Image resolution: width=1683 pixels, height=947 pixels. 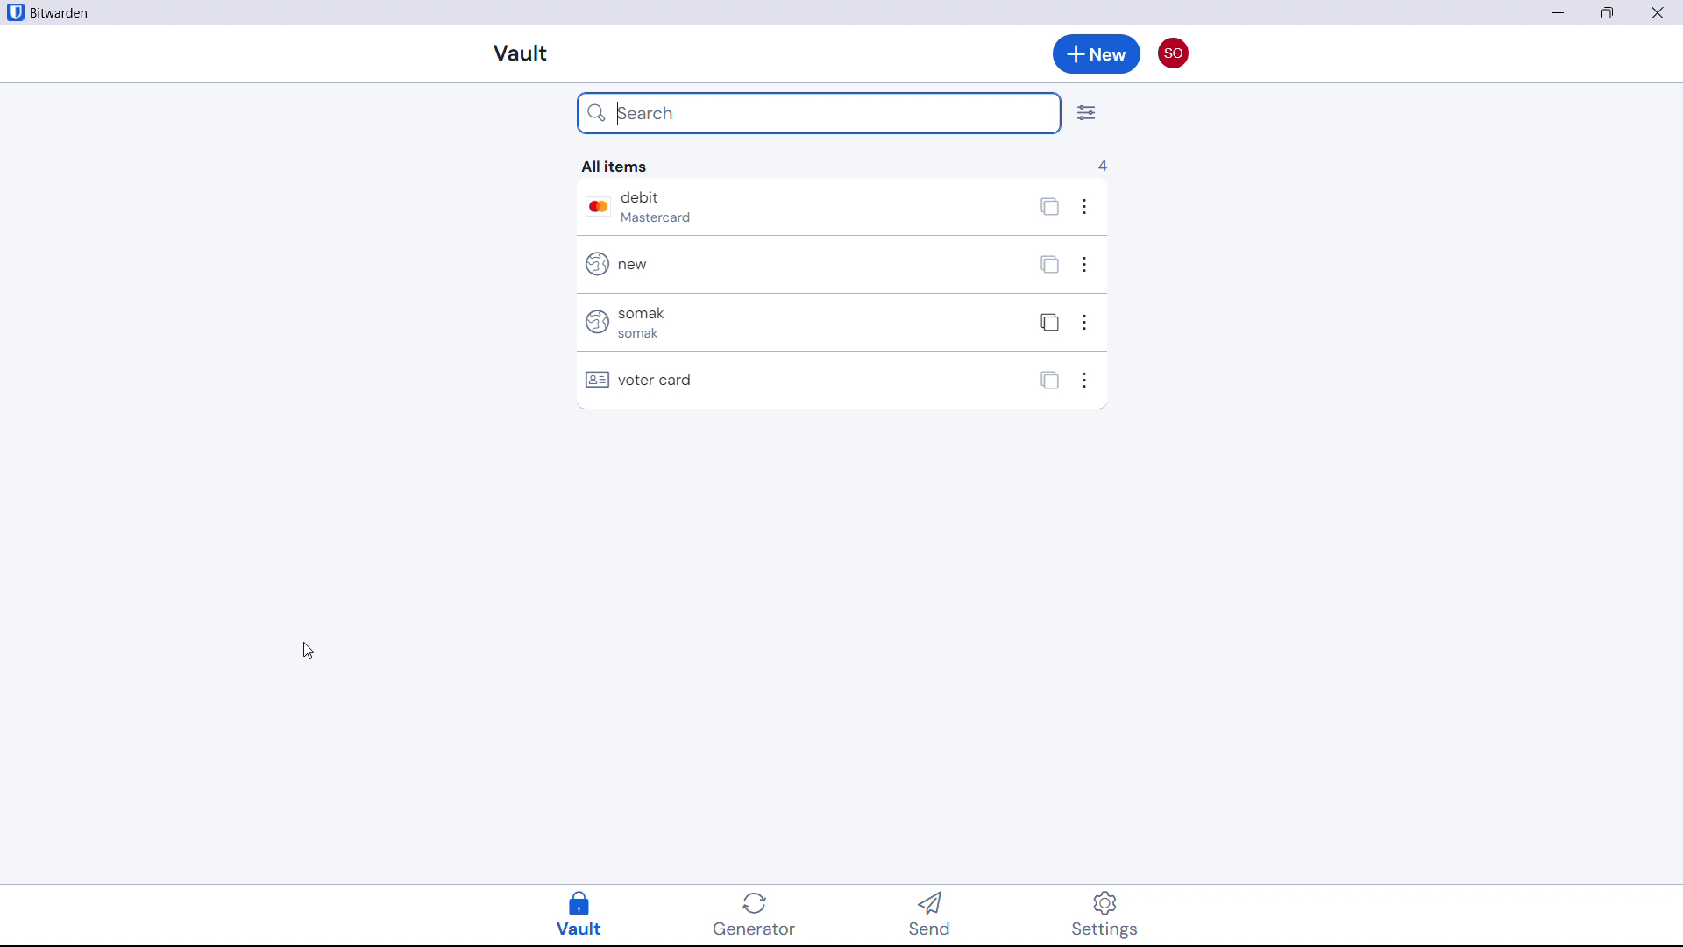 I want to click on Mastercard logo, so click(x=593, y=206).